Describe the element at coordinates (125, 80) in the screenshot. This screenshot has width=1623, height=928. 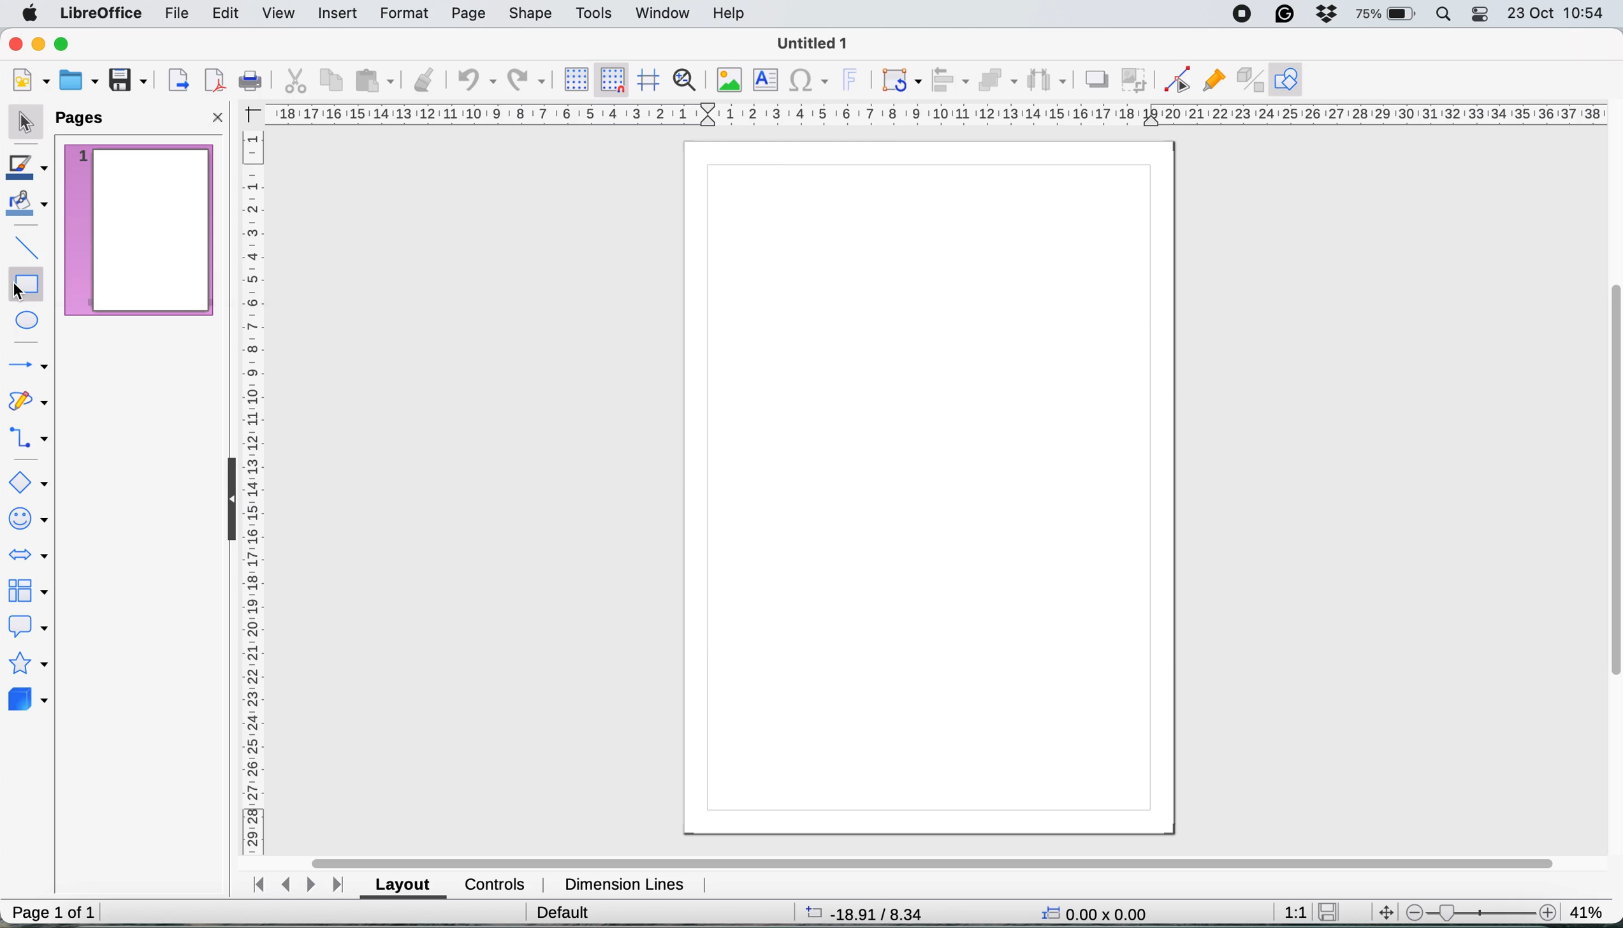
I see `save` at that location.